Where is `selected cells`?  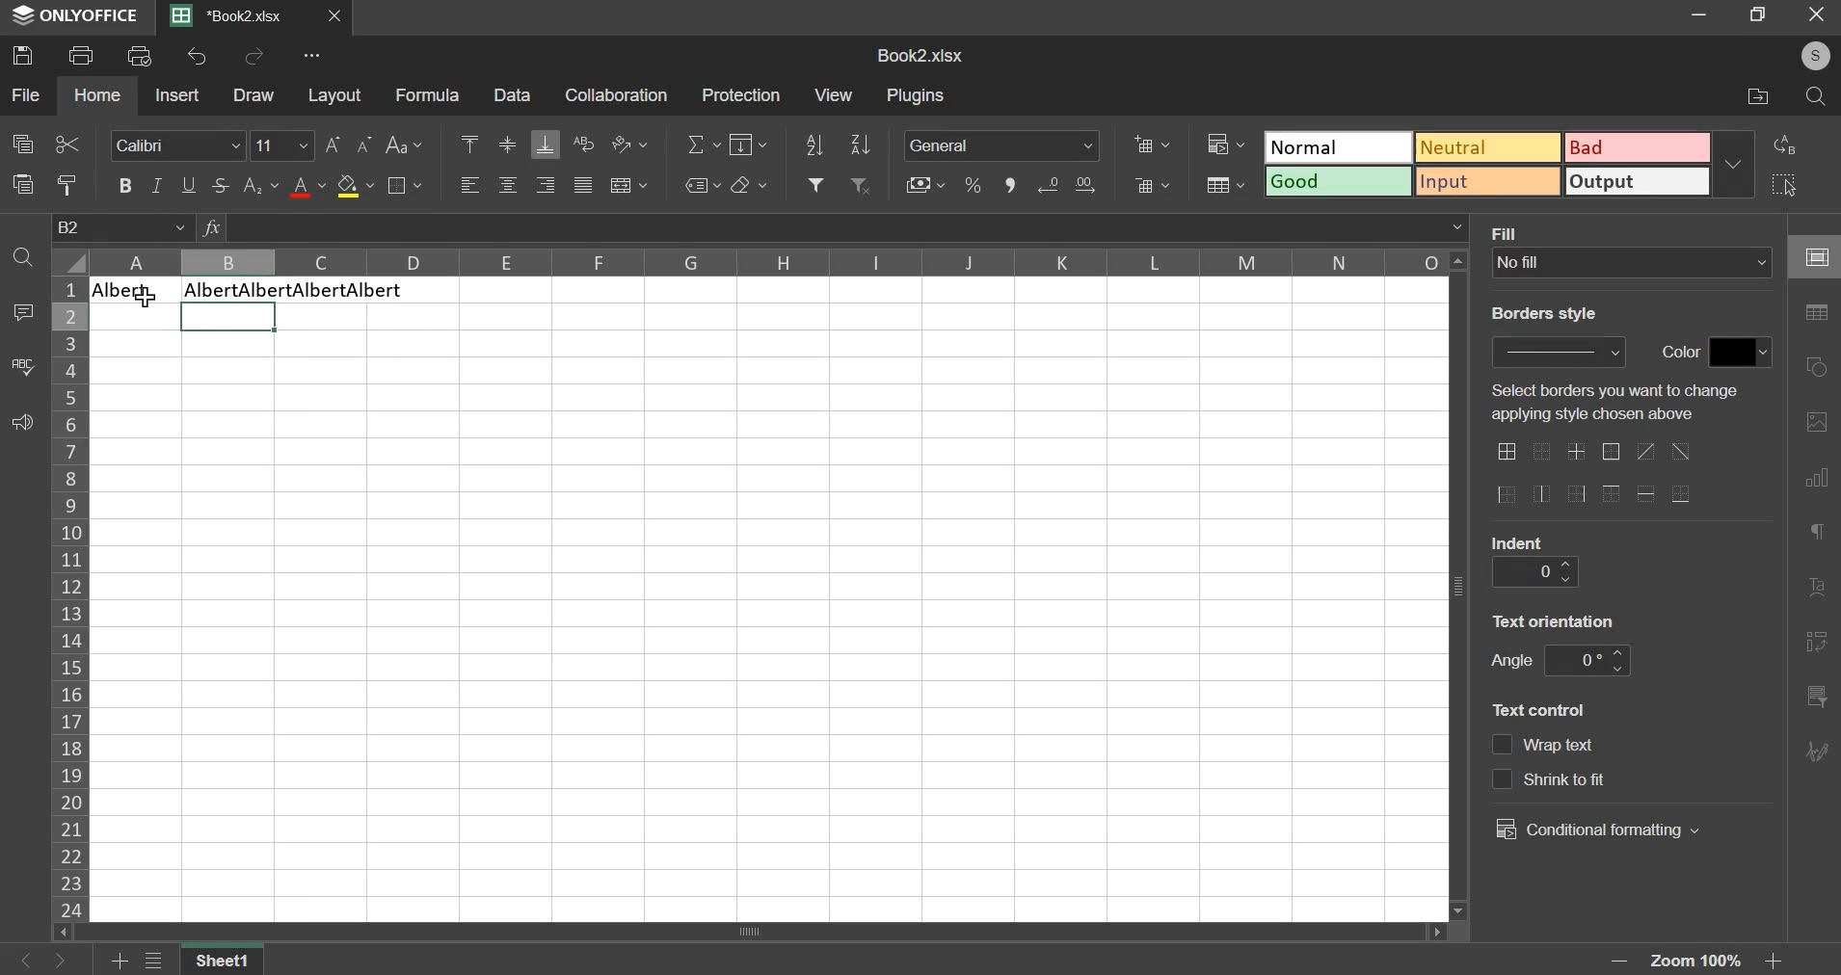
selected cells is located at coordinates (227, 318).